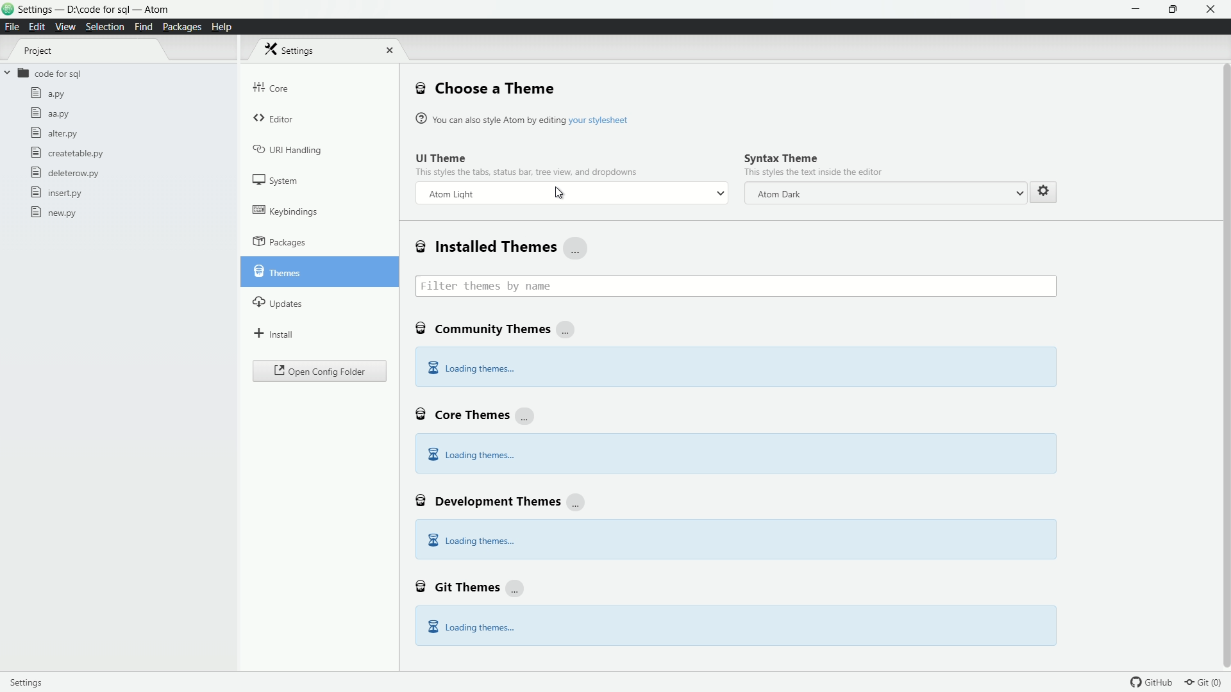 The image size is (1231, 692). What do you see at coordinates (471, 586) in the screenshot?
I see `git themes` at bounding box center [471, 586].